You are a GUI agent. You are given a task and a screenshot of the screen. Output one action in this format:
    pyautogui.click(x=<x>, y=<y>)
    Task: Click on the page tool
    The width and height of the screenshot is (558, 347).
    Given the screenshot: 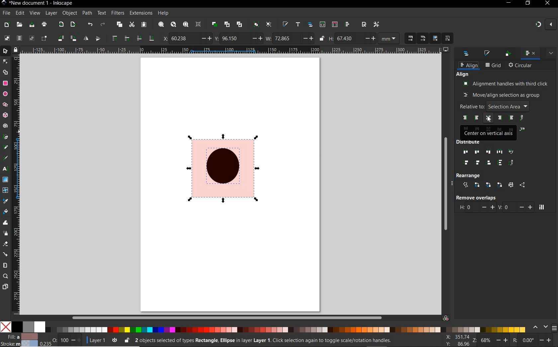 What is the action you would take?
    pyautogui.click(x=5, y=287)
    